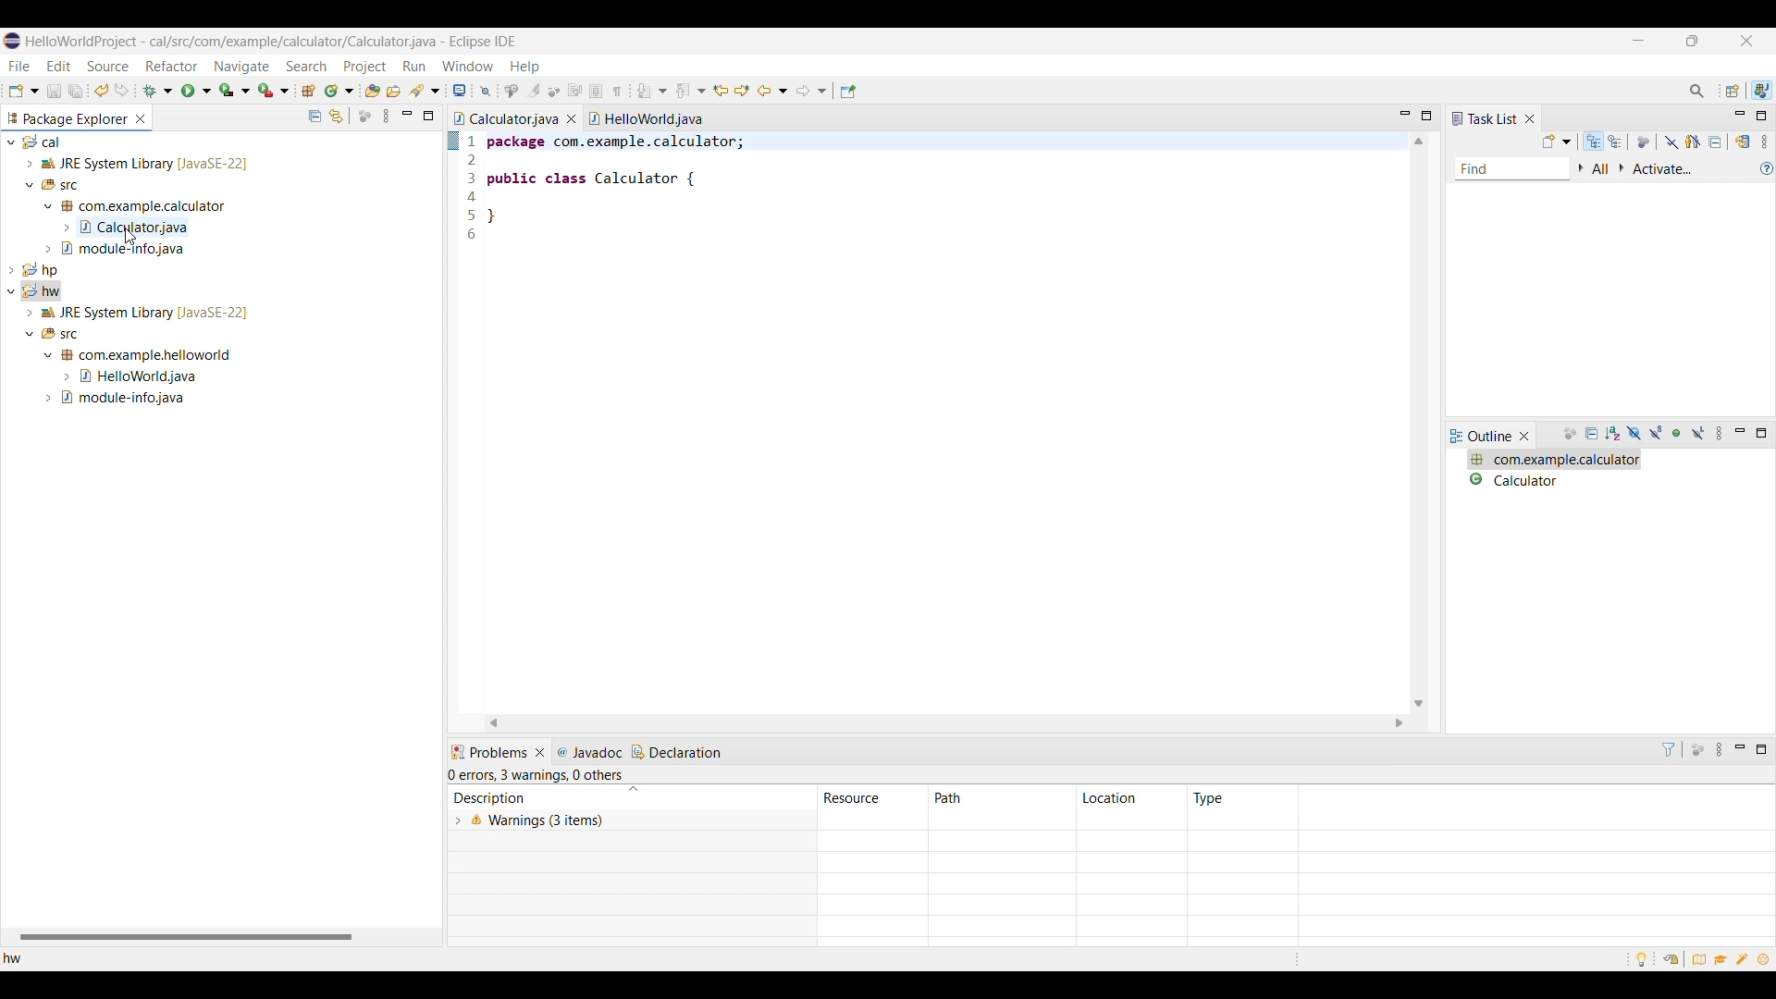 This screenshot has height=999, width=1776. I want to click on Back options, so click(773, 91).